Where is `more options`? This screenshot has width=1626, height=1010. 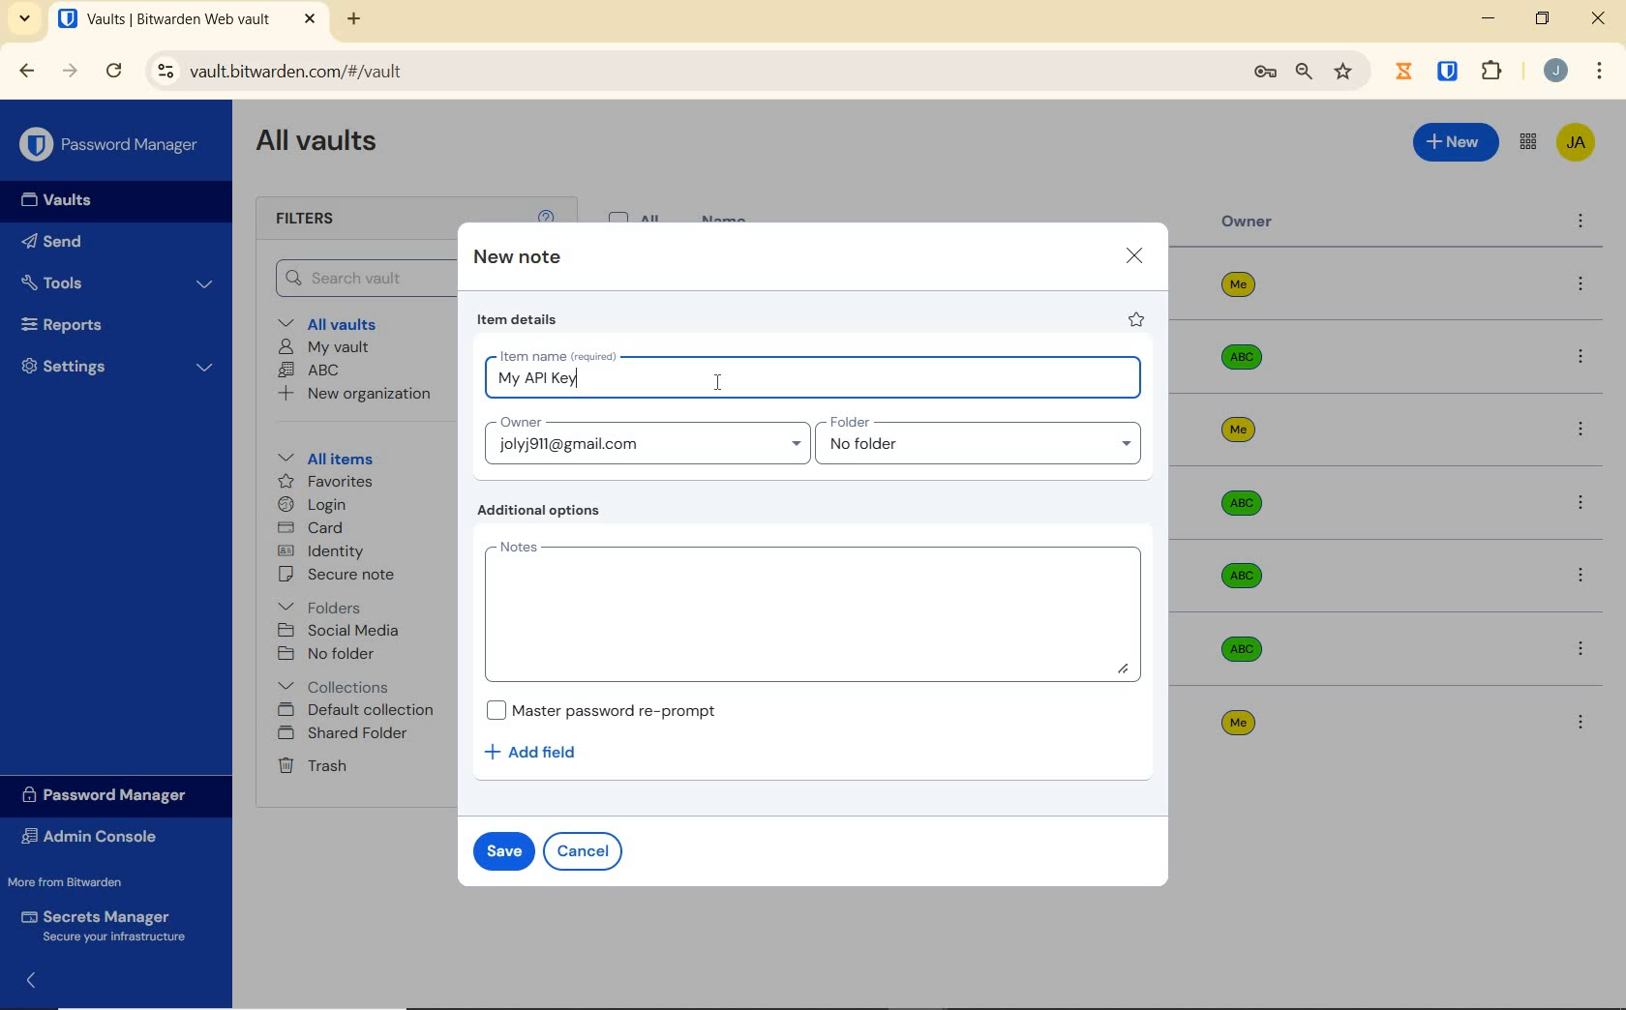
more options is located at coordinates (1581, 432).